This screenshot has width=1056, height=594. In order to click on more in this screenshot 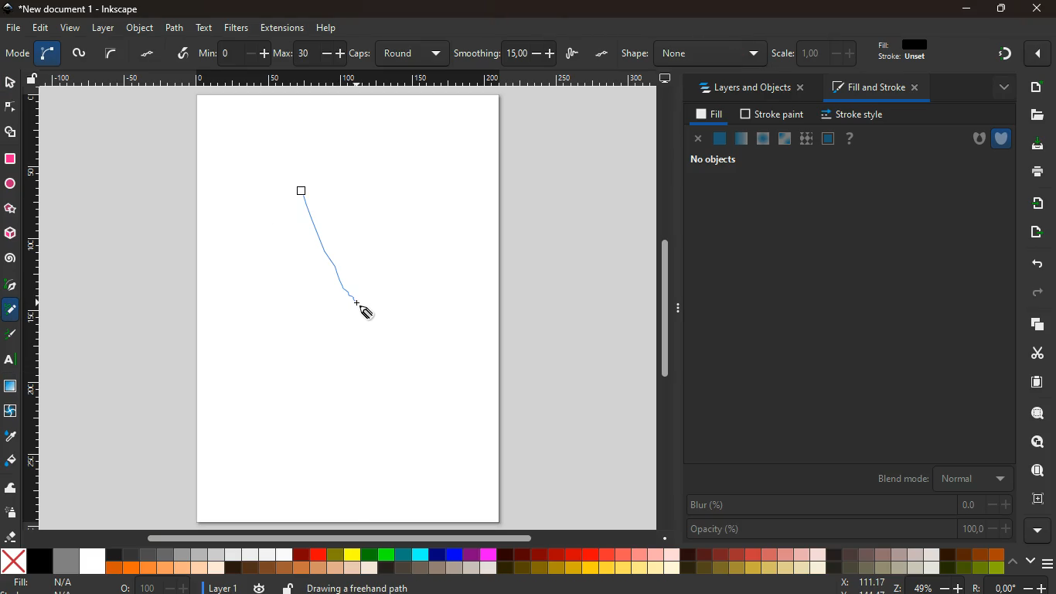, I will do `click(1038, 531)`.